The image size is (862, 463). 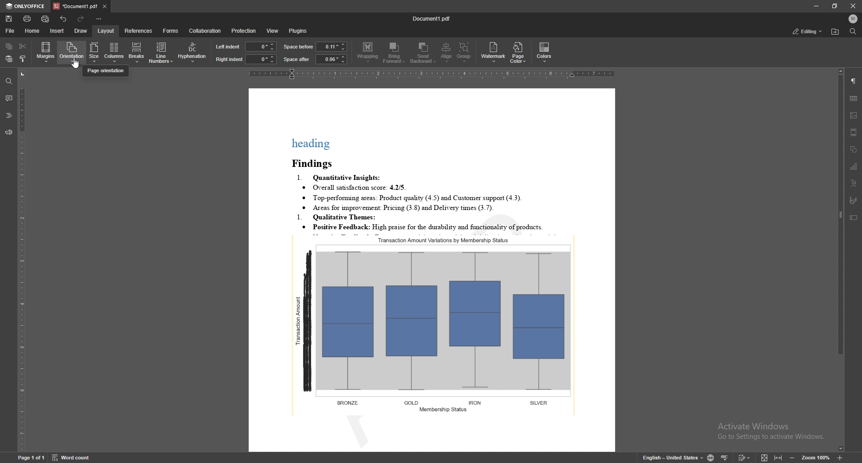 I want to click on find, so click(x=7, y=81).